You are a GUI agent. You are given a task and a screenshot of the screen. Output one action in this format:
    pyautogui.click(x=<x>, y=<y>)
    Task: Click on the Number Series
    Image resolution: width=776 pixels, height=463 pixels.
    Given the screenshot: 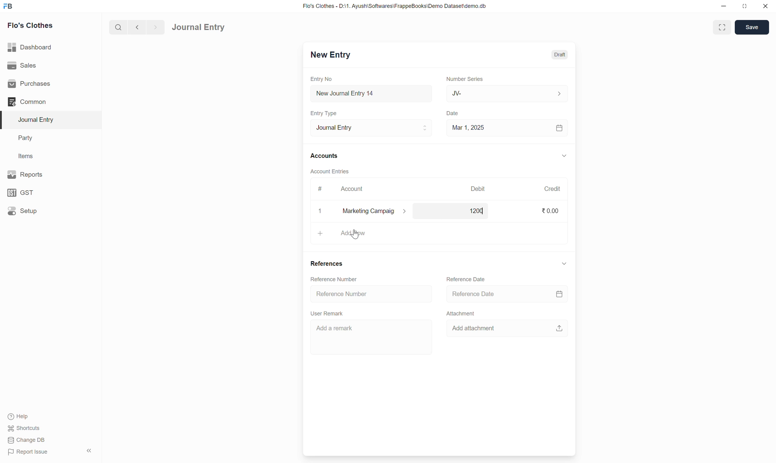 What is the action you would take?
    pyautogui.click(x=465, y=78)
    